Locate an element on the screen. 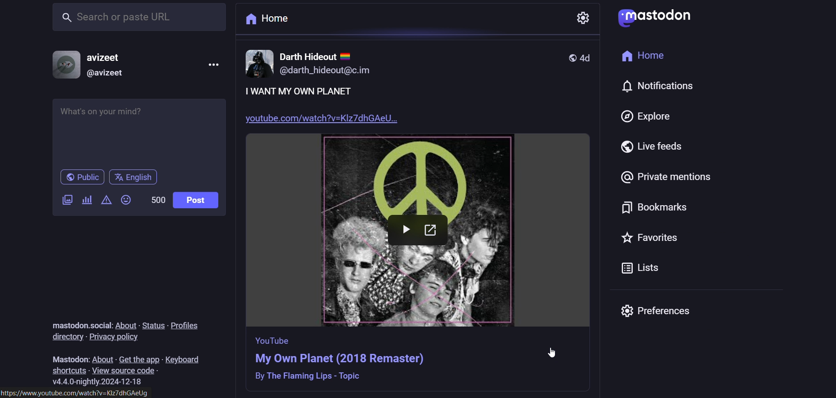 The image size is (836, 398). add a poll is located at coordinates (87, 201).